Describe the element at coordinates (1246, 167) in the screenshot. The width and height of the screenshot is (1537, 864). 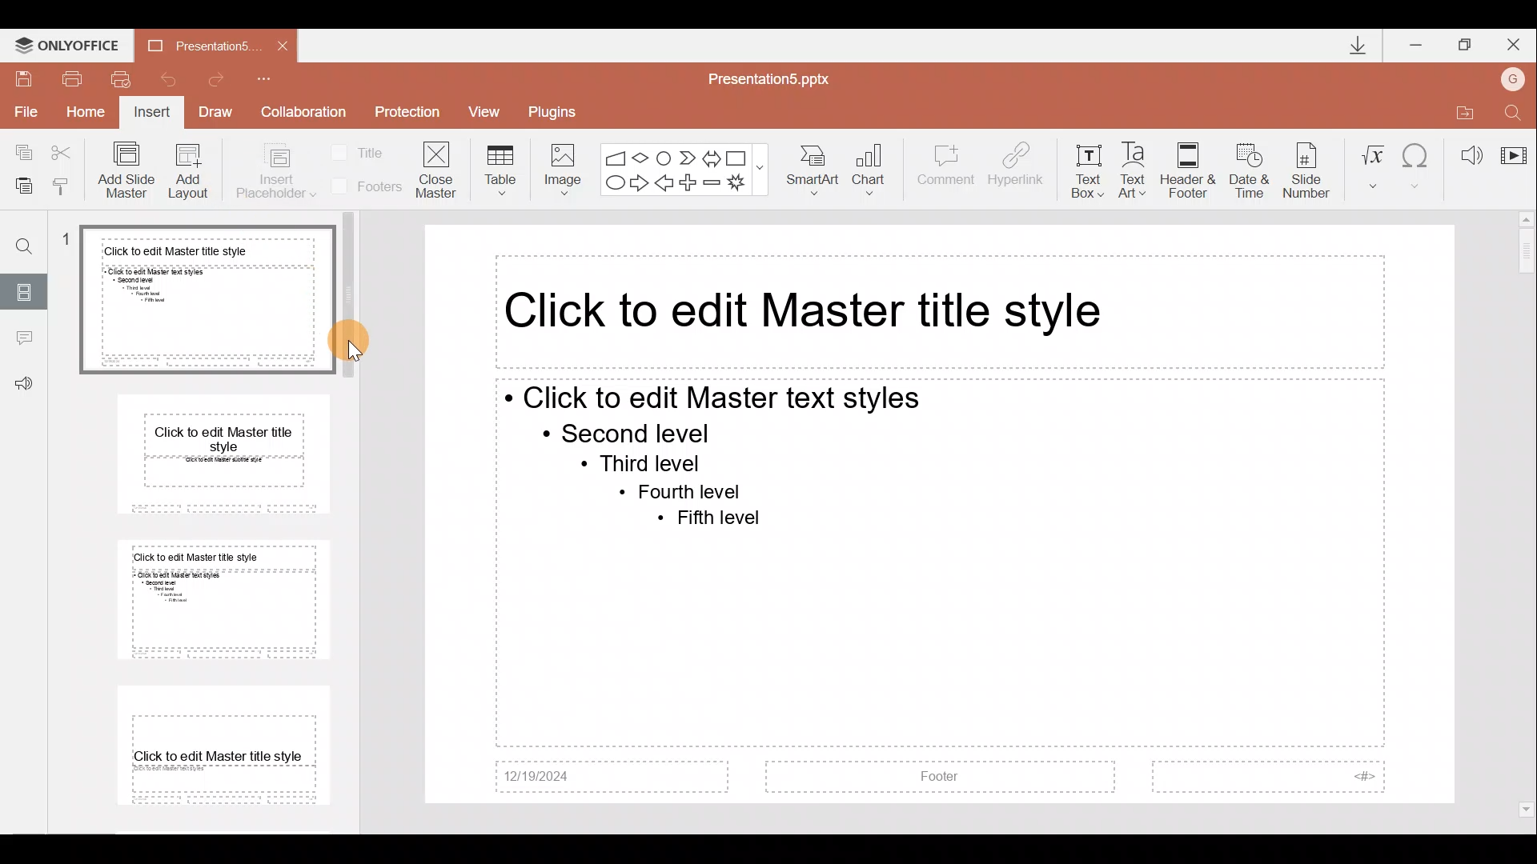
I see `Date & time` at that location.